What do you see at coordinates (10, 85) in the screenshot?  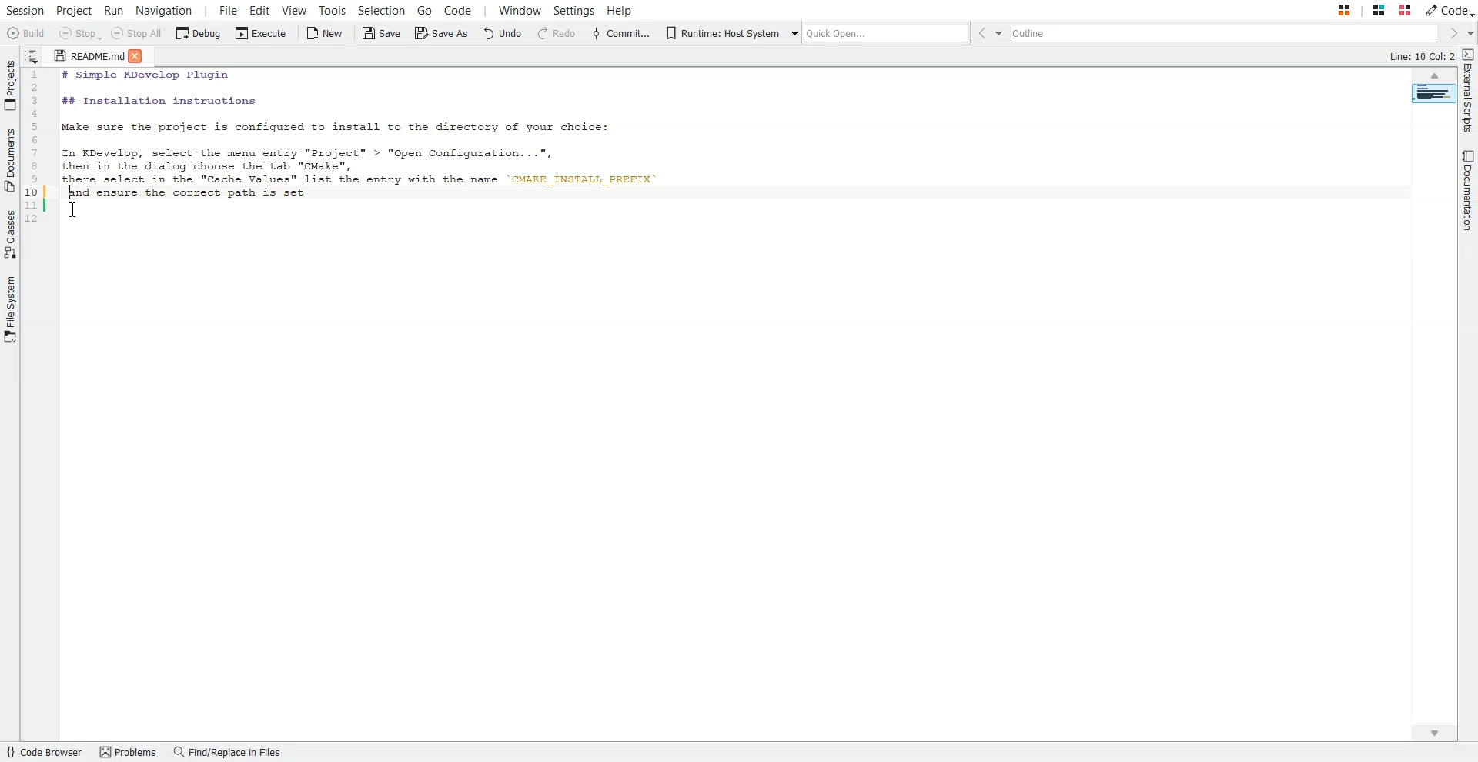 I see `Projects` at bounding box center [10, 85].